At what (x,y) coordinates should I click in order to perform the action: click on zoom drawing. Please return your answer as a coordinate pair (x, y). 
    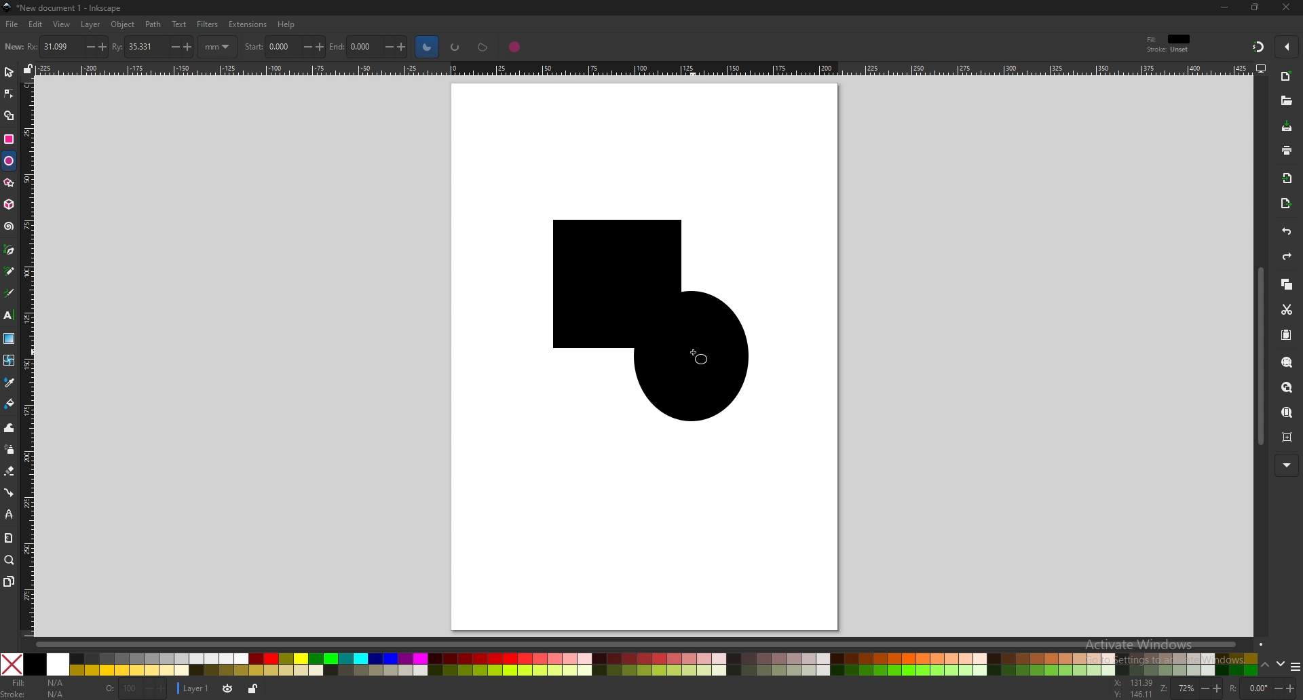
    Looking at the image, I should click on (1287, 387).